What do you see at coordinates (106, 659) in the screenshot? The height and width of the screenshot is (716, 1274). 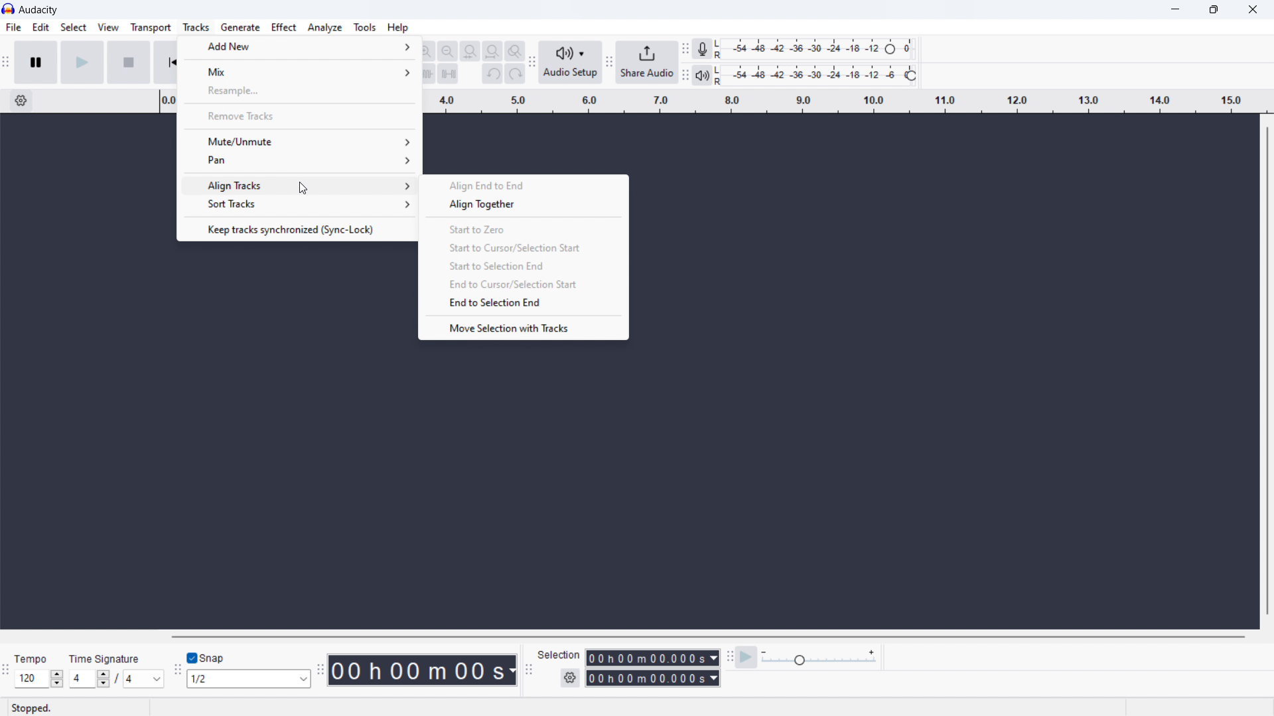 I see `Time Signatures` at bounding box center [106, 659].